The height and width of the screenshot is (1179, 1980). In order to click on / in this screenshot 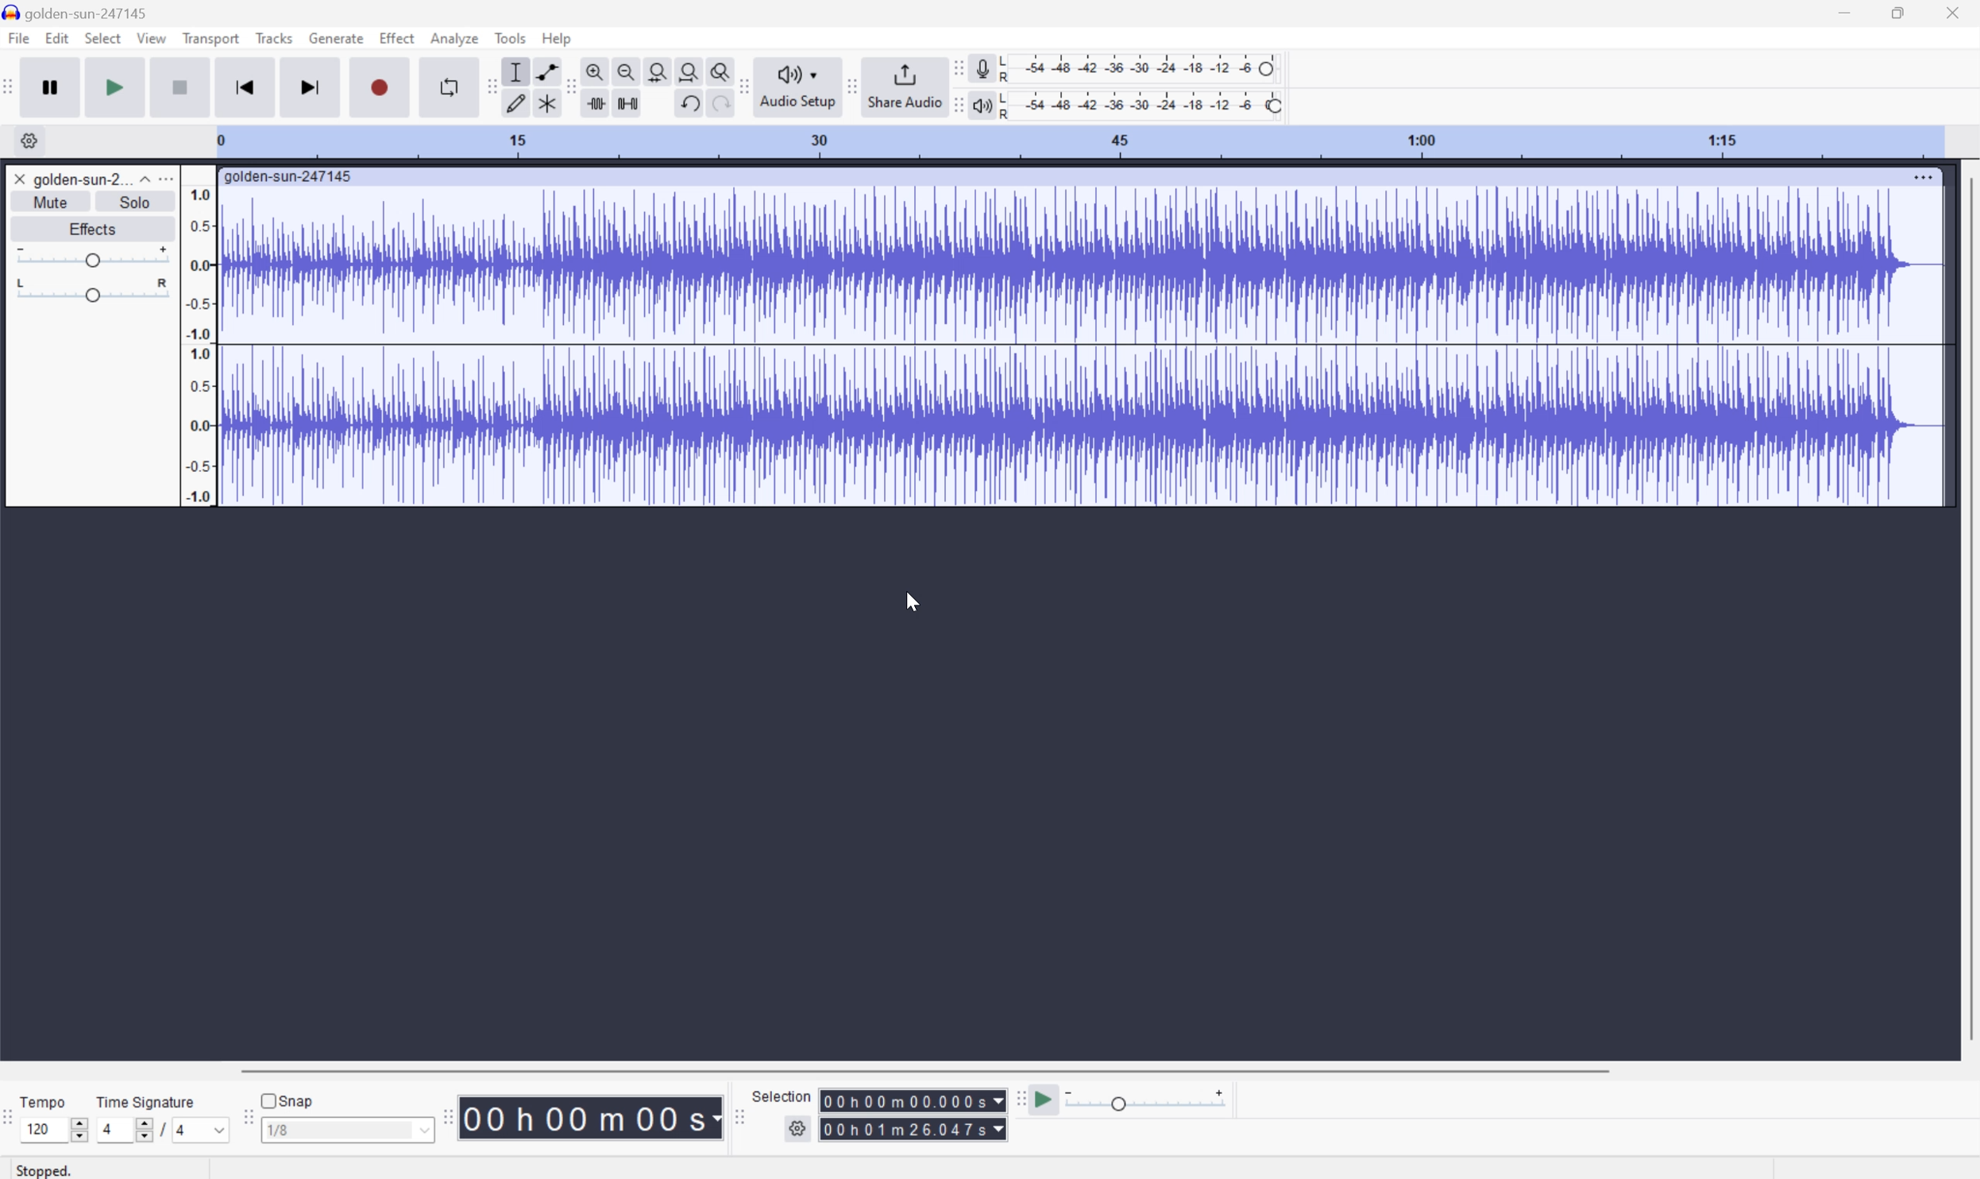, I will do `click(162, 1129)`.